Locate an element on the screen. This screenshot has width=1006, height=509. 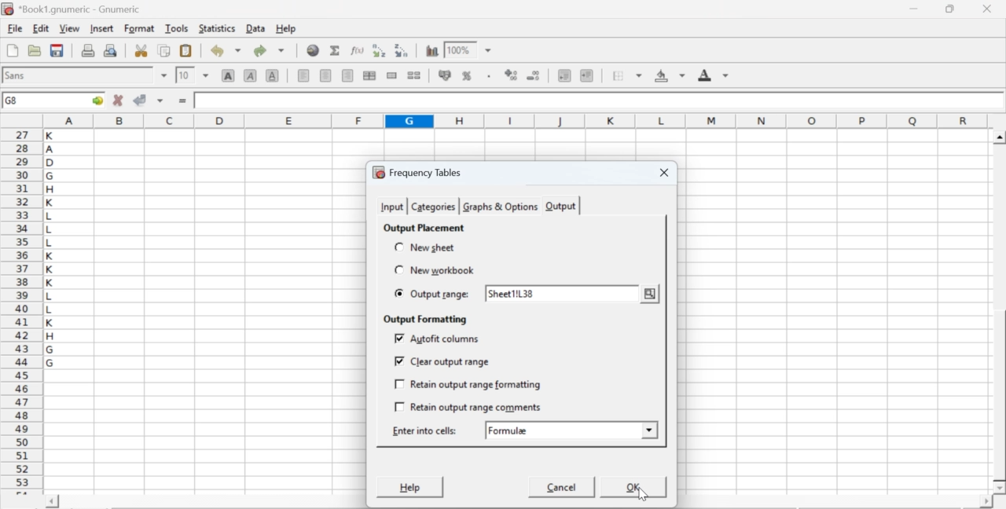
drop down is located at coordinates (649, 428).